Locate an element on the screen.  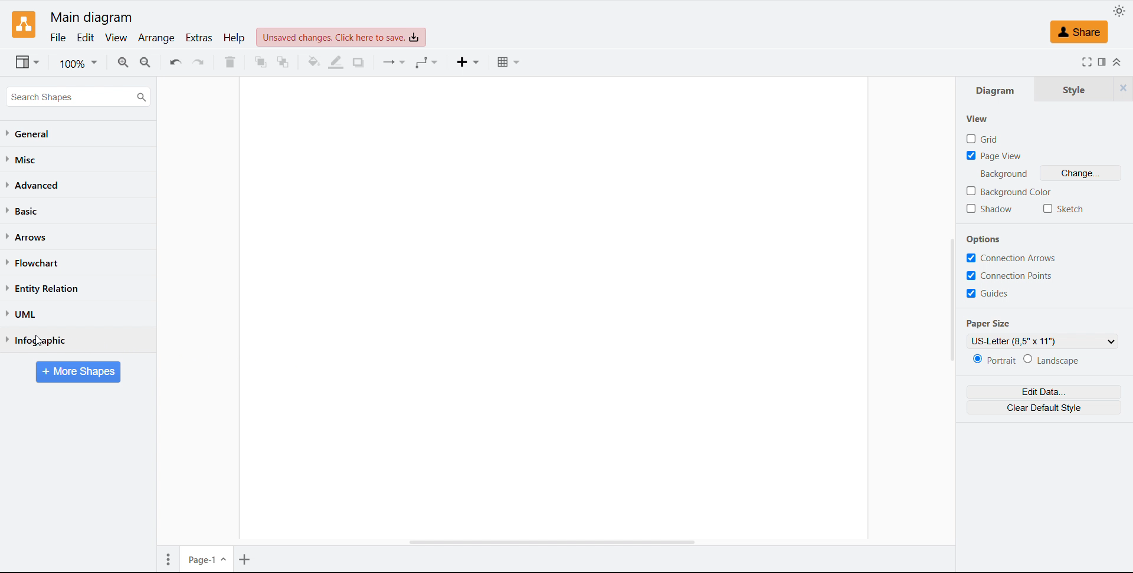
Options  is located at coordinates (985, 239).